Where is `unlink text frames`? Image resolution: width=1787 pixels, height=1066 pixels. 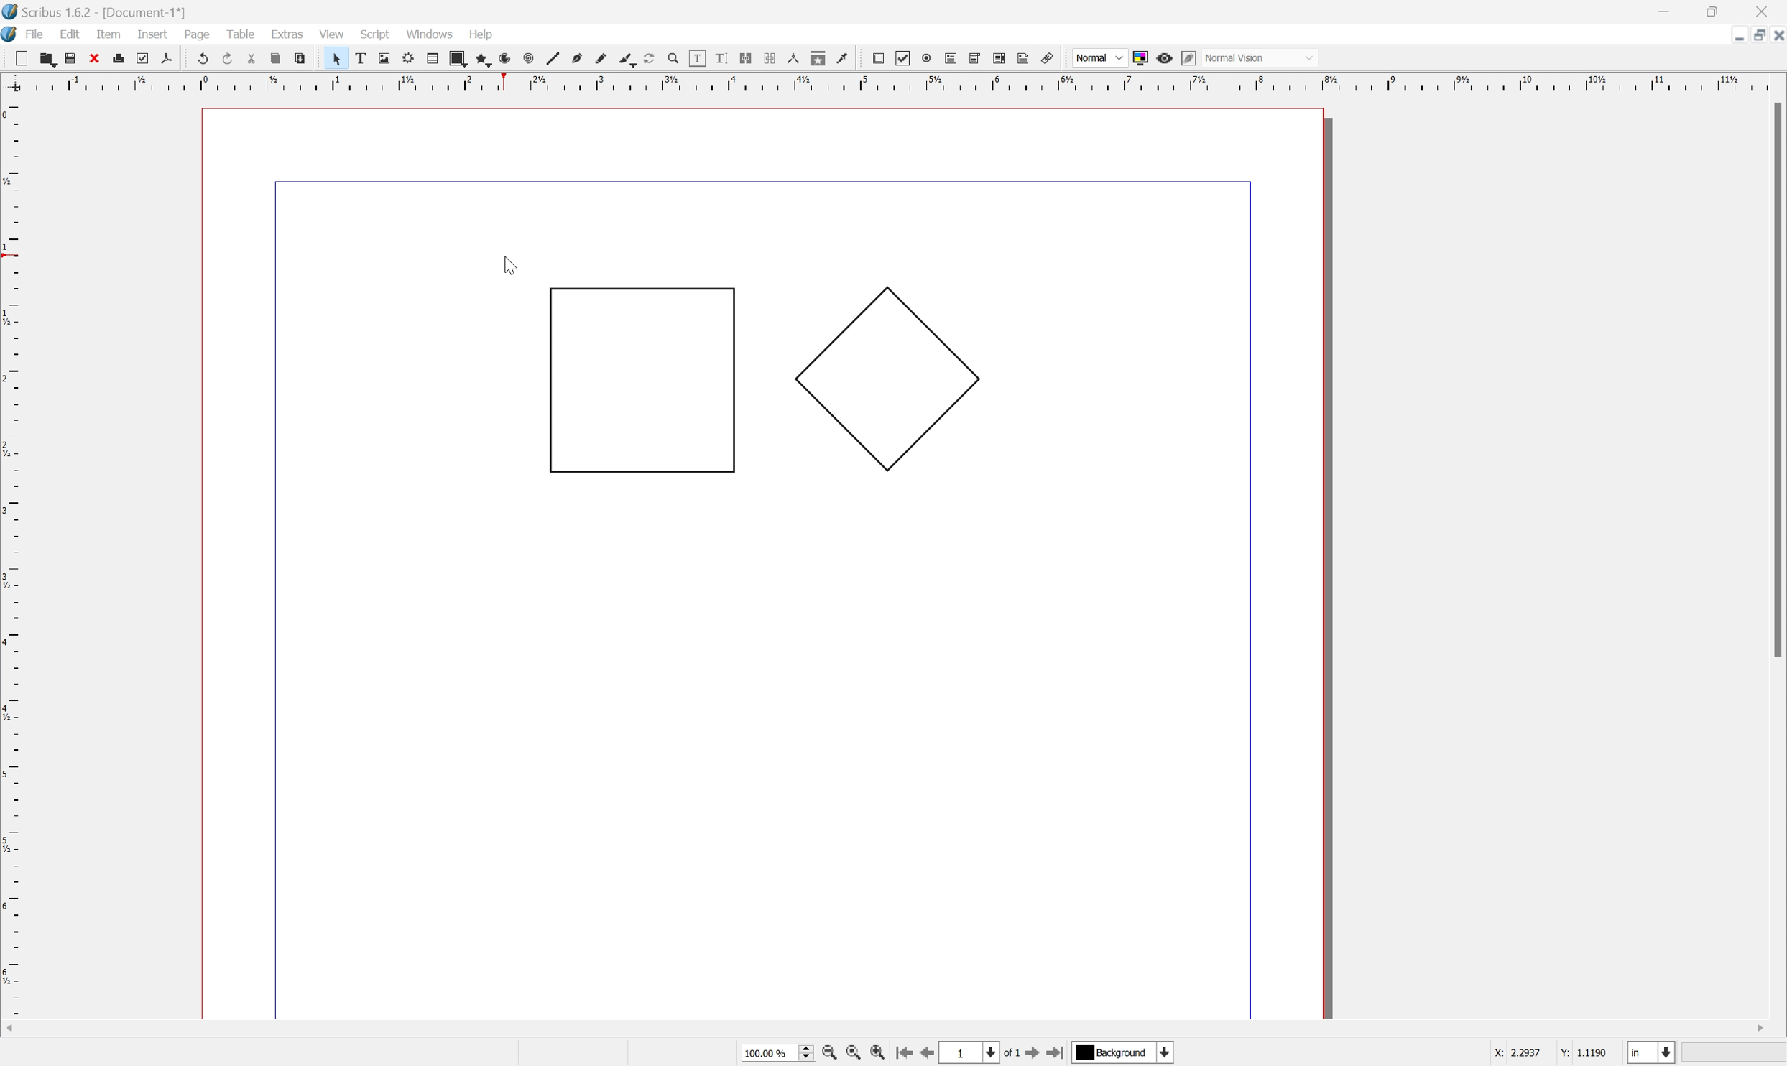 unlink text frames is located at coordinates (767, 58).